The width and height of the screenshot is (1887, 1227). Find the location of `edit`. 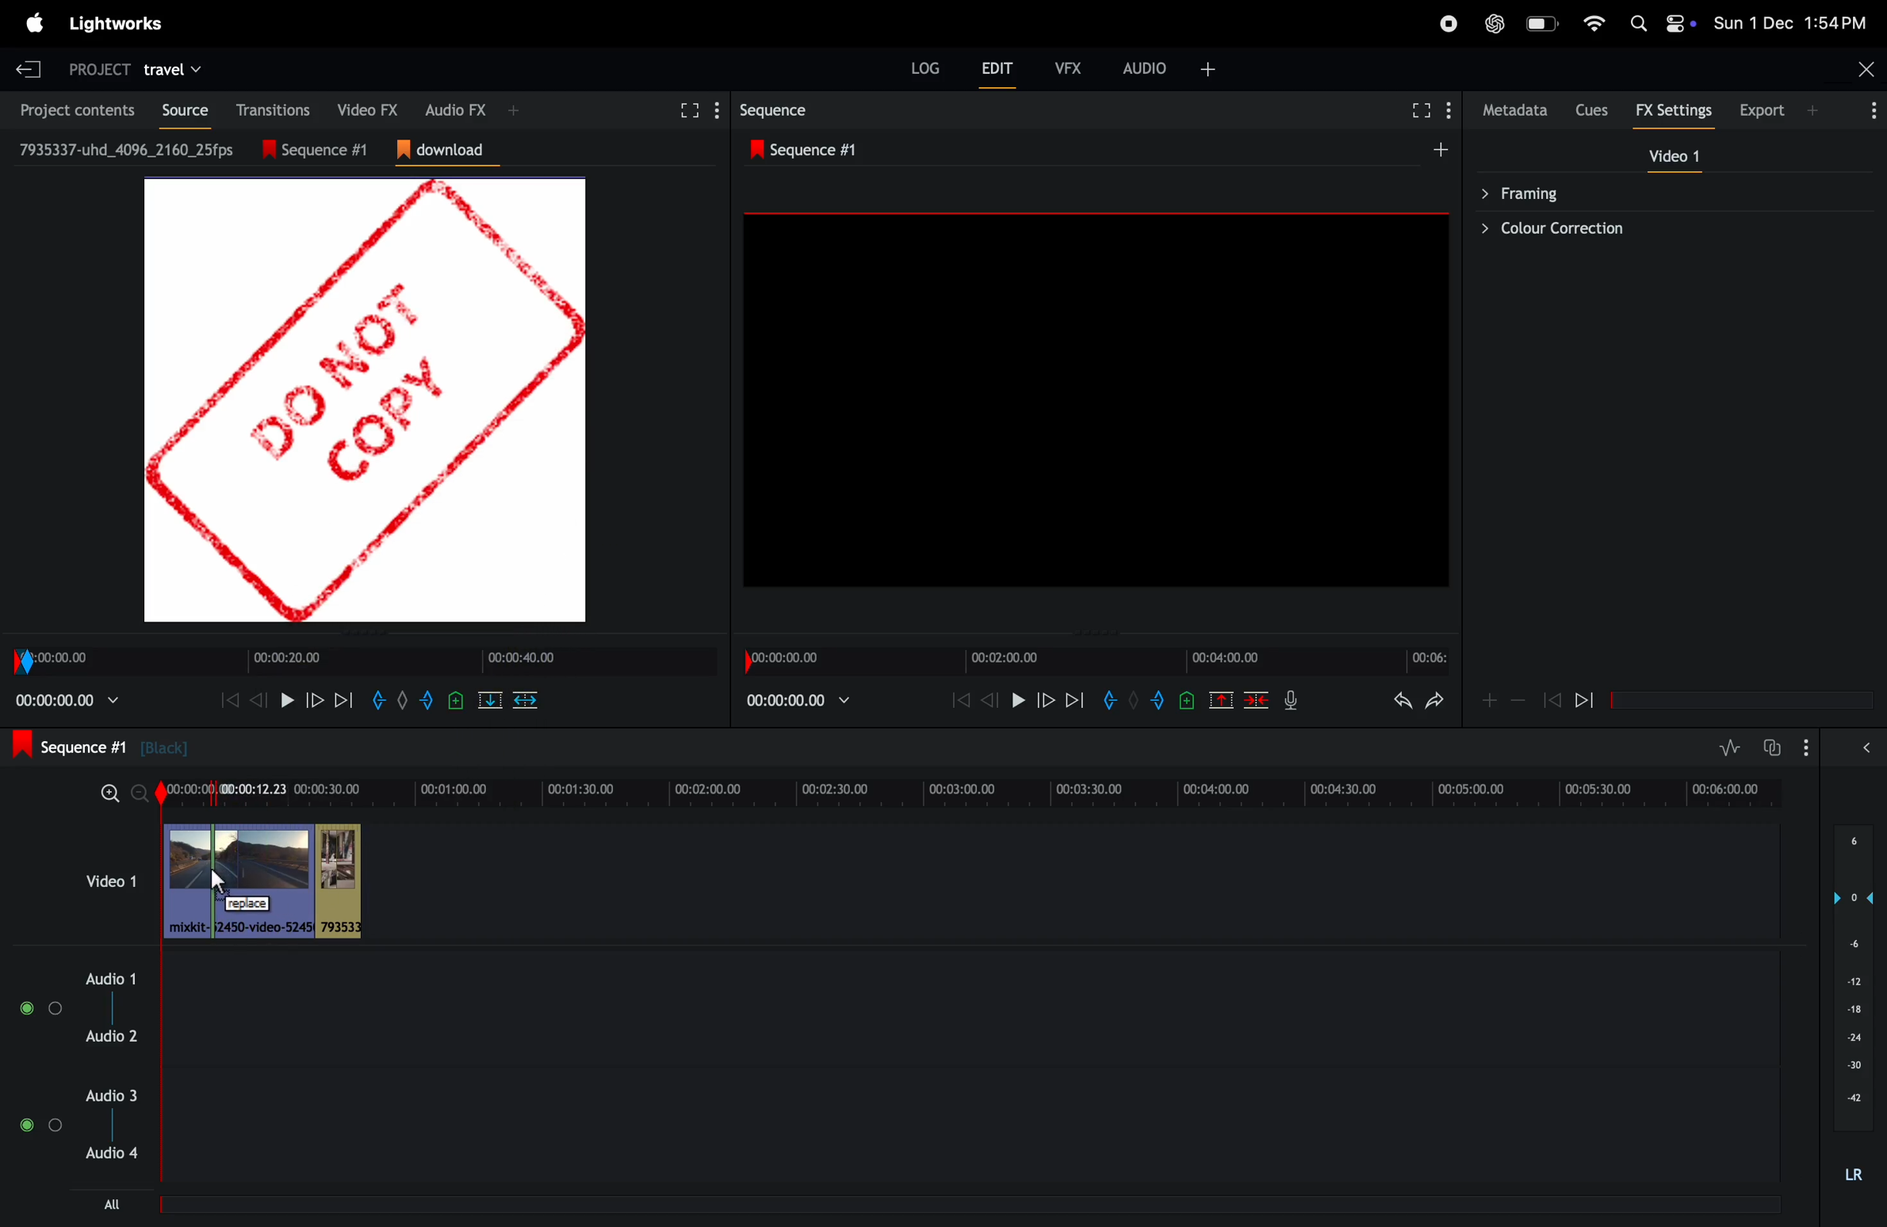

edit is located at coordinates (997, 67).